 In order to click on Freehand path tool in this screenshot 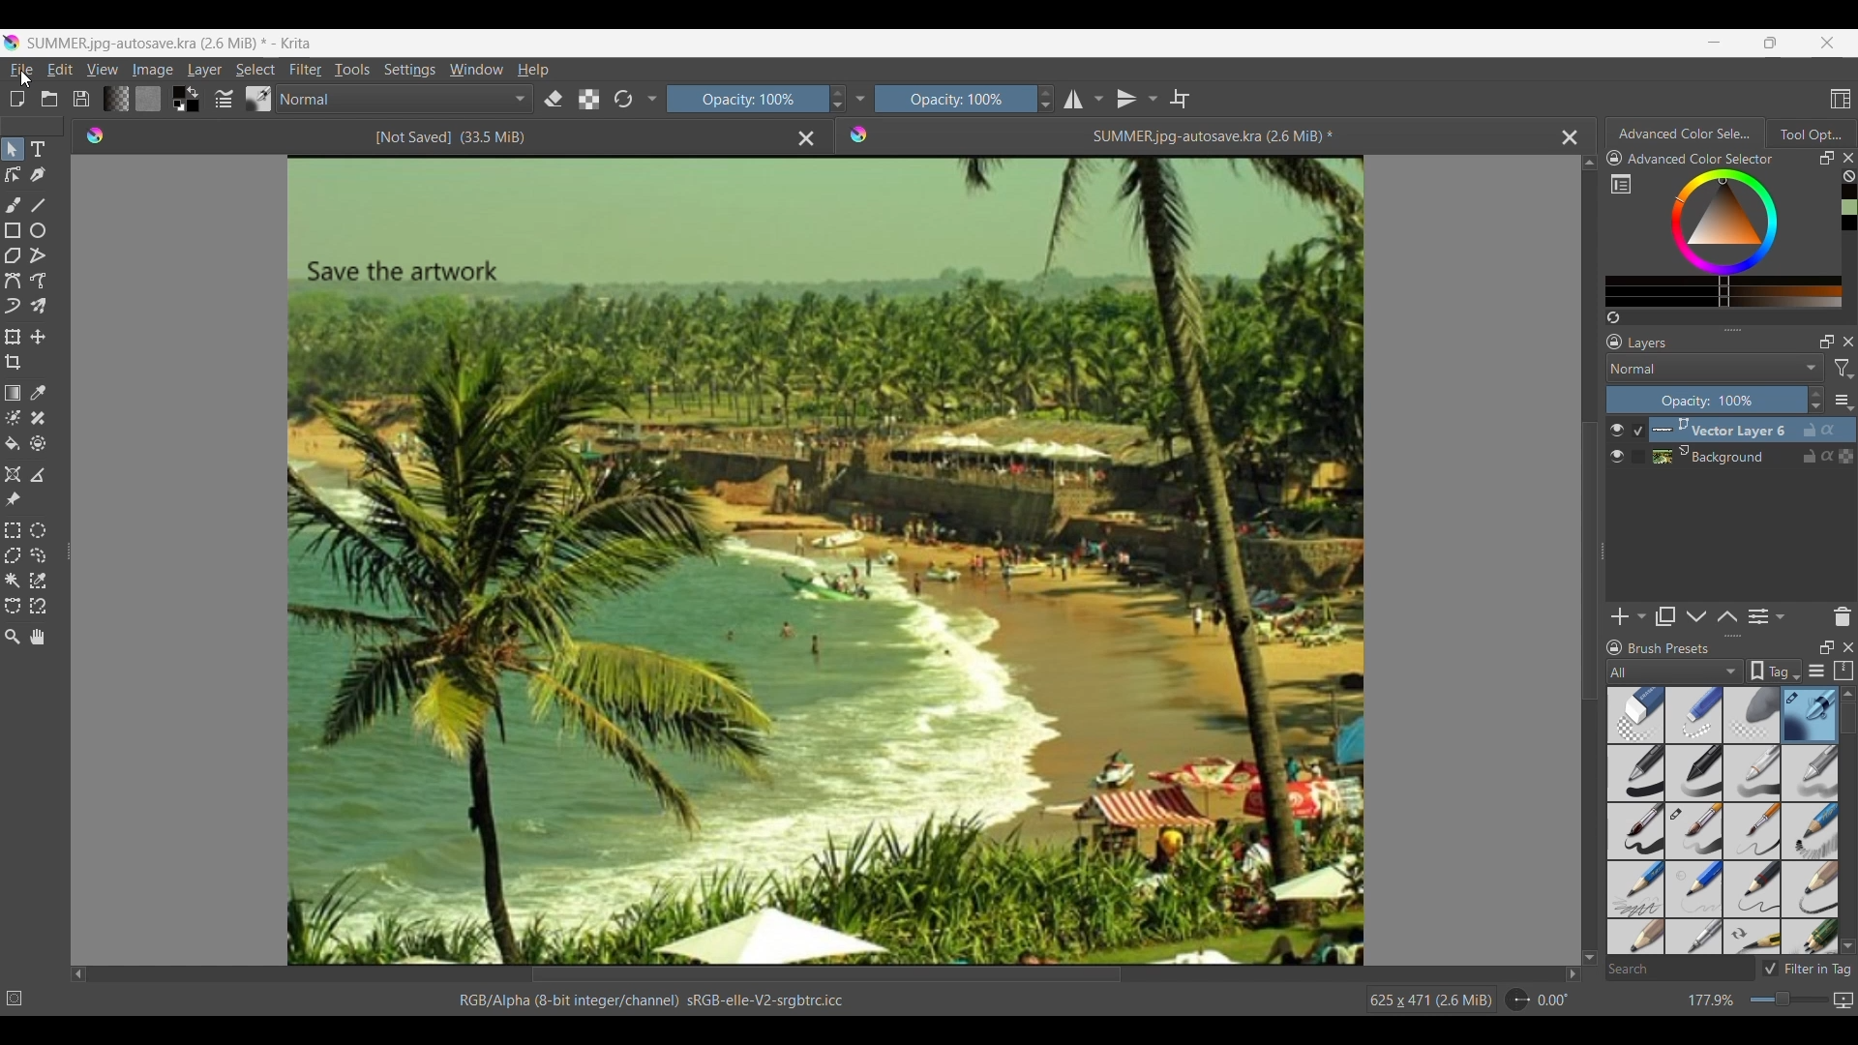, I will do `click(38, 281)`.